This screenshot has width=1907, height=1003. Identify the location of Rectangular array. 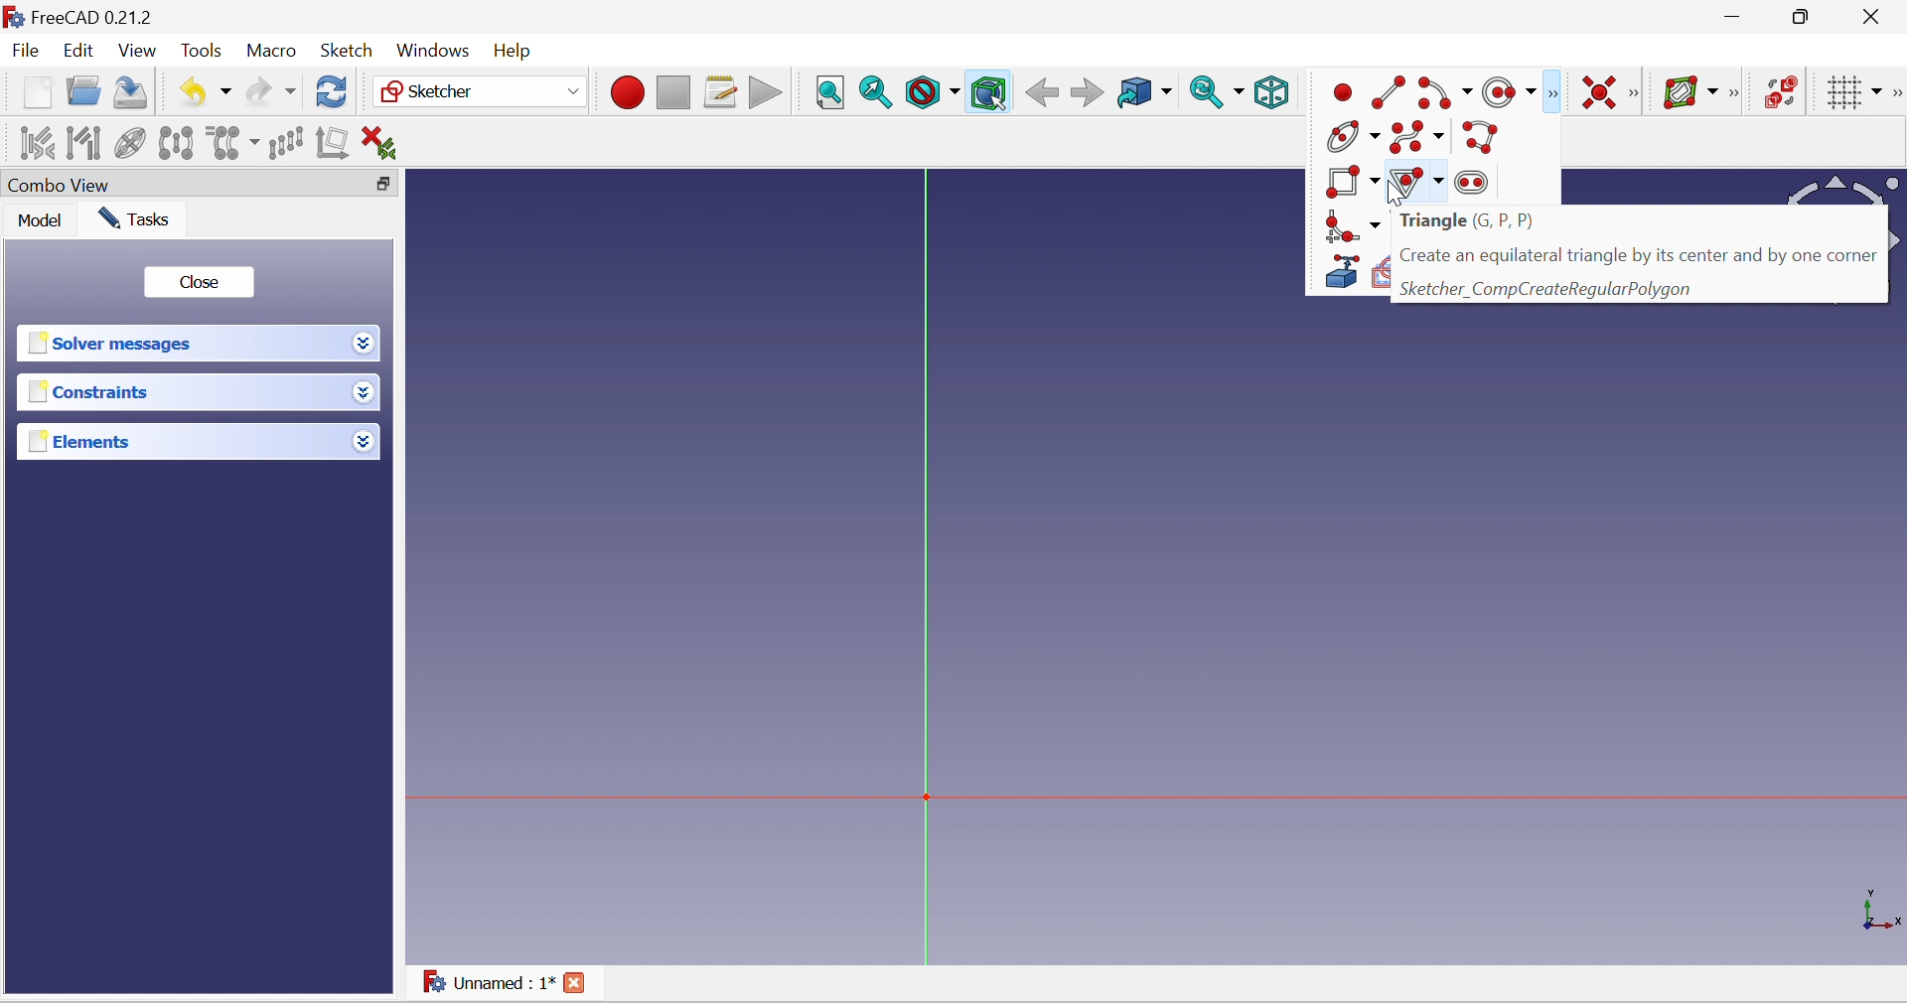
(287, 143).